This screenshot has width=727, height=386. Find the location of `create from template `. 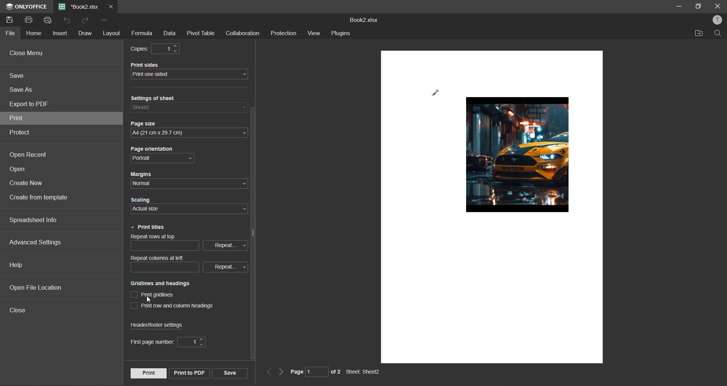

create from template  is located at coordinates (43, 199).